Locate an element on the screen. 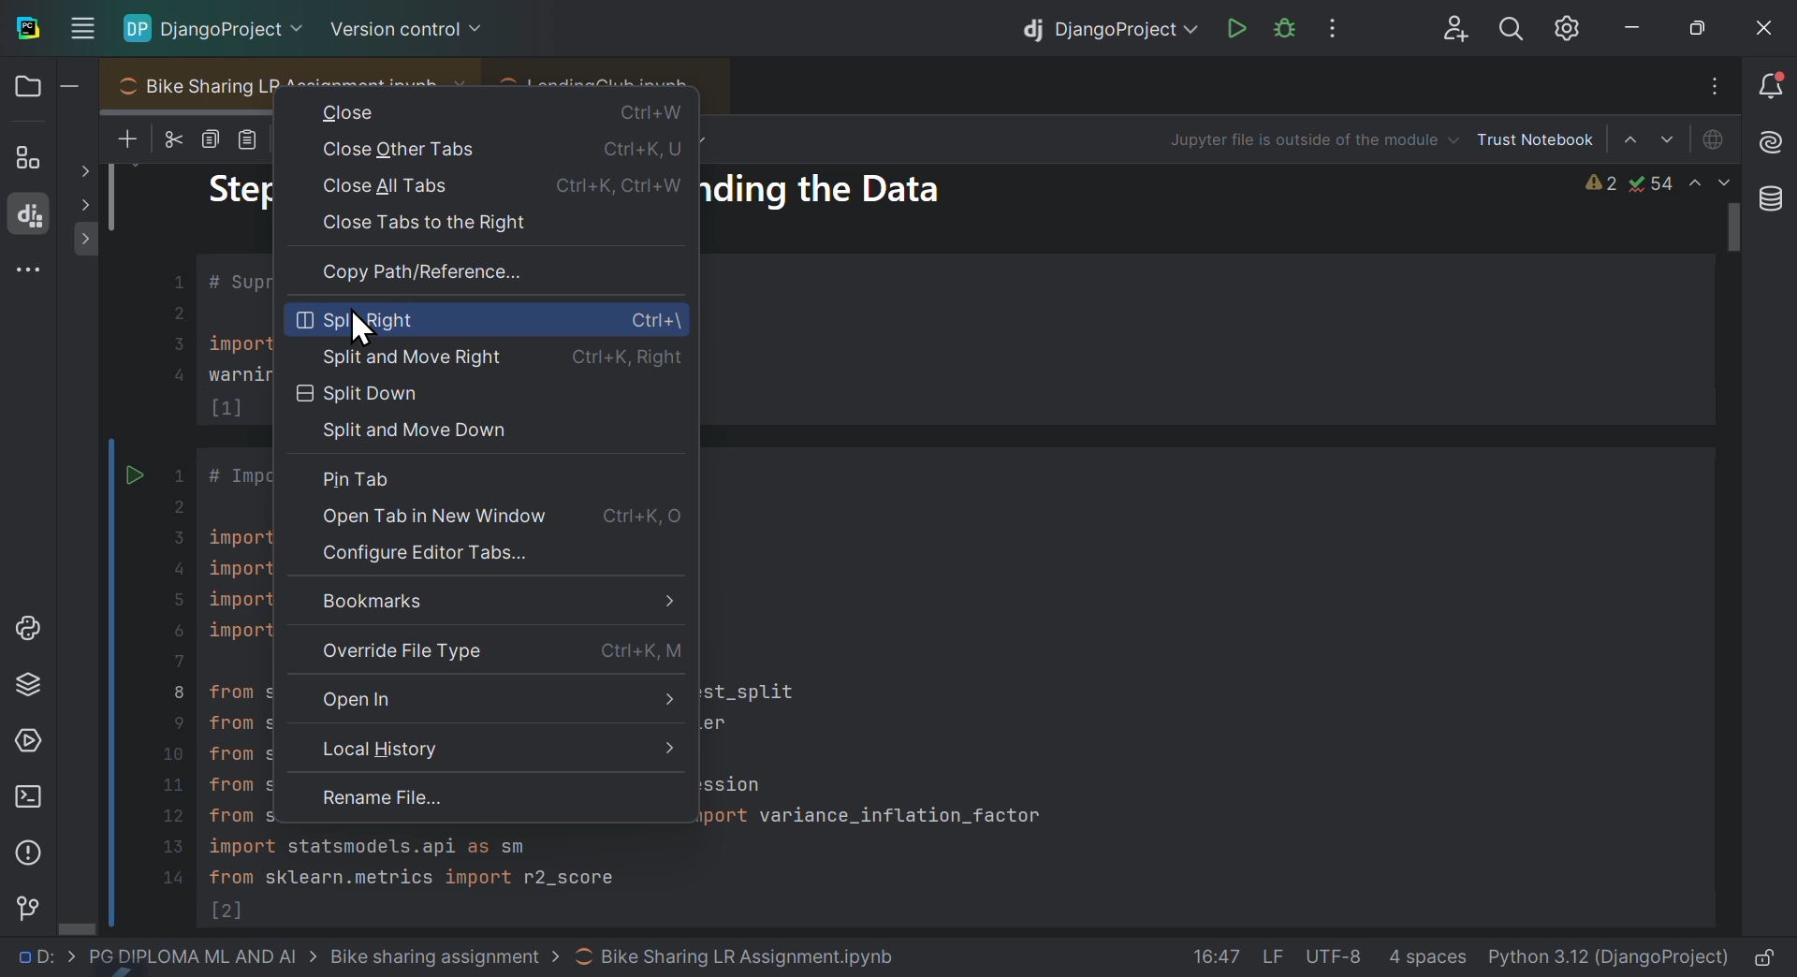 This screenshot has height=977, width=1797. Close is located at coordinates (488, 118).